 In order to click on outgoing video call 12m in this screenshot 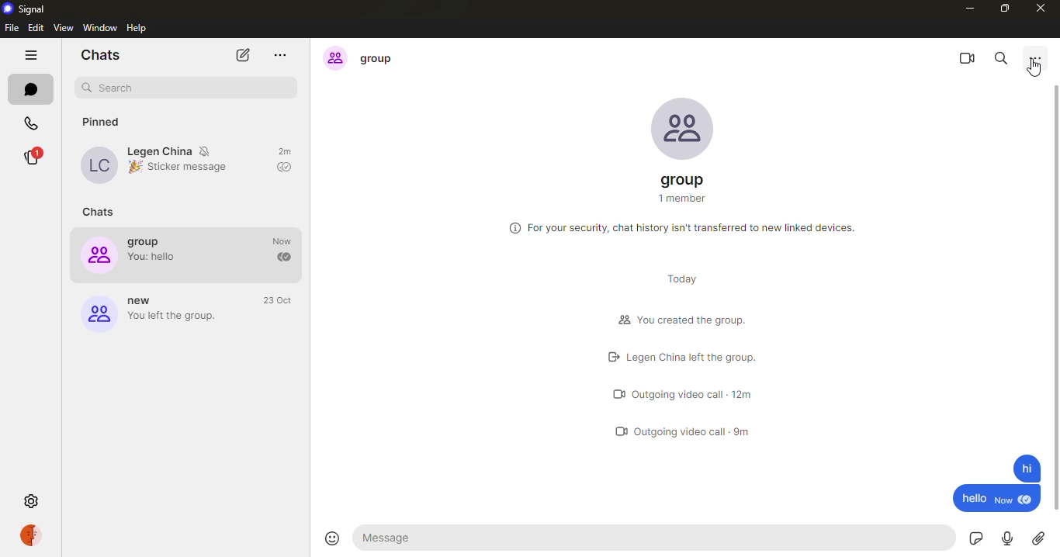, I will do `click(695, 394)`.